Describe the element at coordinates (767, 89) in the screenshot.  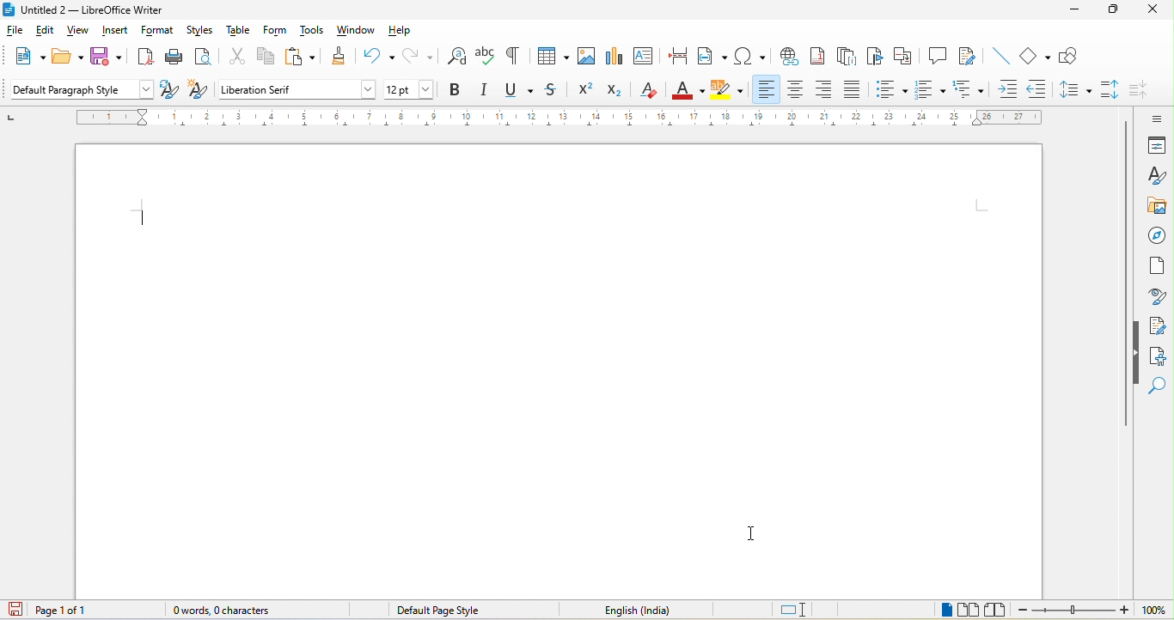
I see `align left` at that location.